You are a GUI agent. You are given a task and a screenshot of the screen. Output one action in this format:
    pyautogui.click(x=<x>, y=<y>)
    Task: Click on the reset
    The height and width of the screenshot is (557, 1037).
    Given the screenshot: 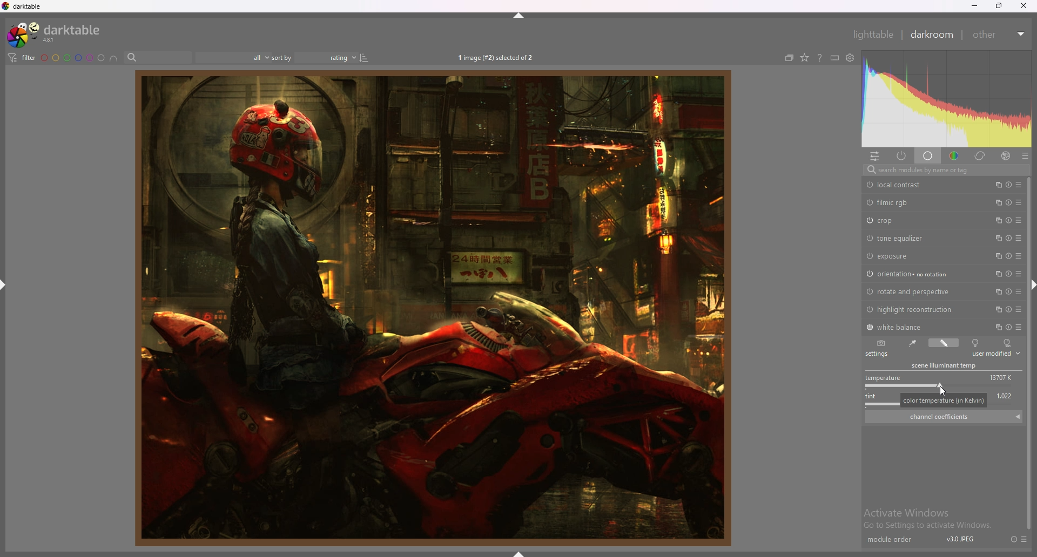 What is the action you would take?
    pyautogui.click(x=1014, y=539)
    